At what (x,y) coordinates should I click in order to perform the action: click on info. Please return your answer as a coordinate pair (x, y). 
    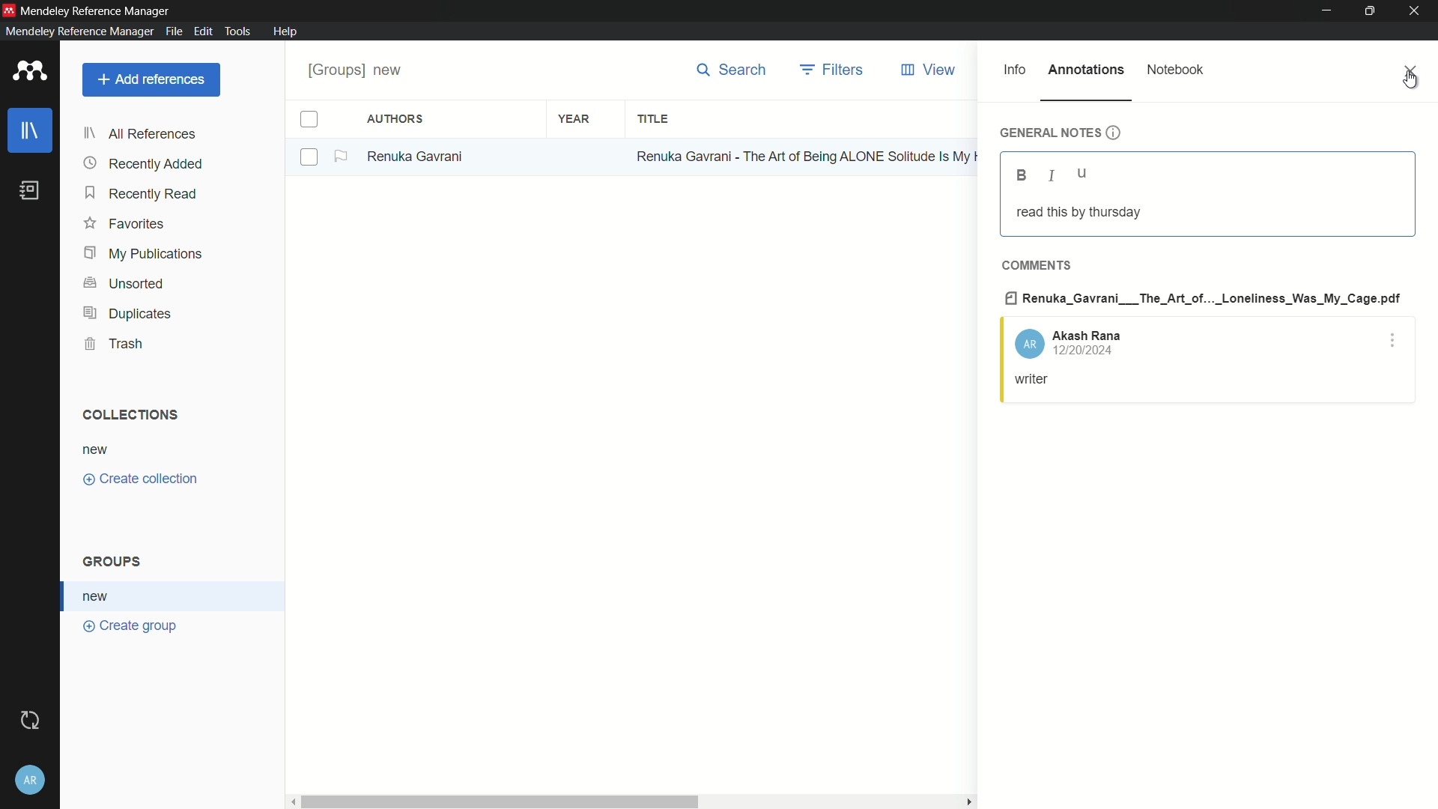
    Looking at the image, I should click on (1015, 70).